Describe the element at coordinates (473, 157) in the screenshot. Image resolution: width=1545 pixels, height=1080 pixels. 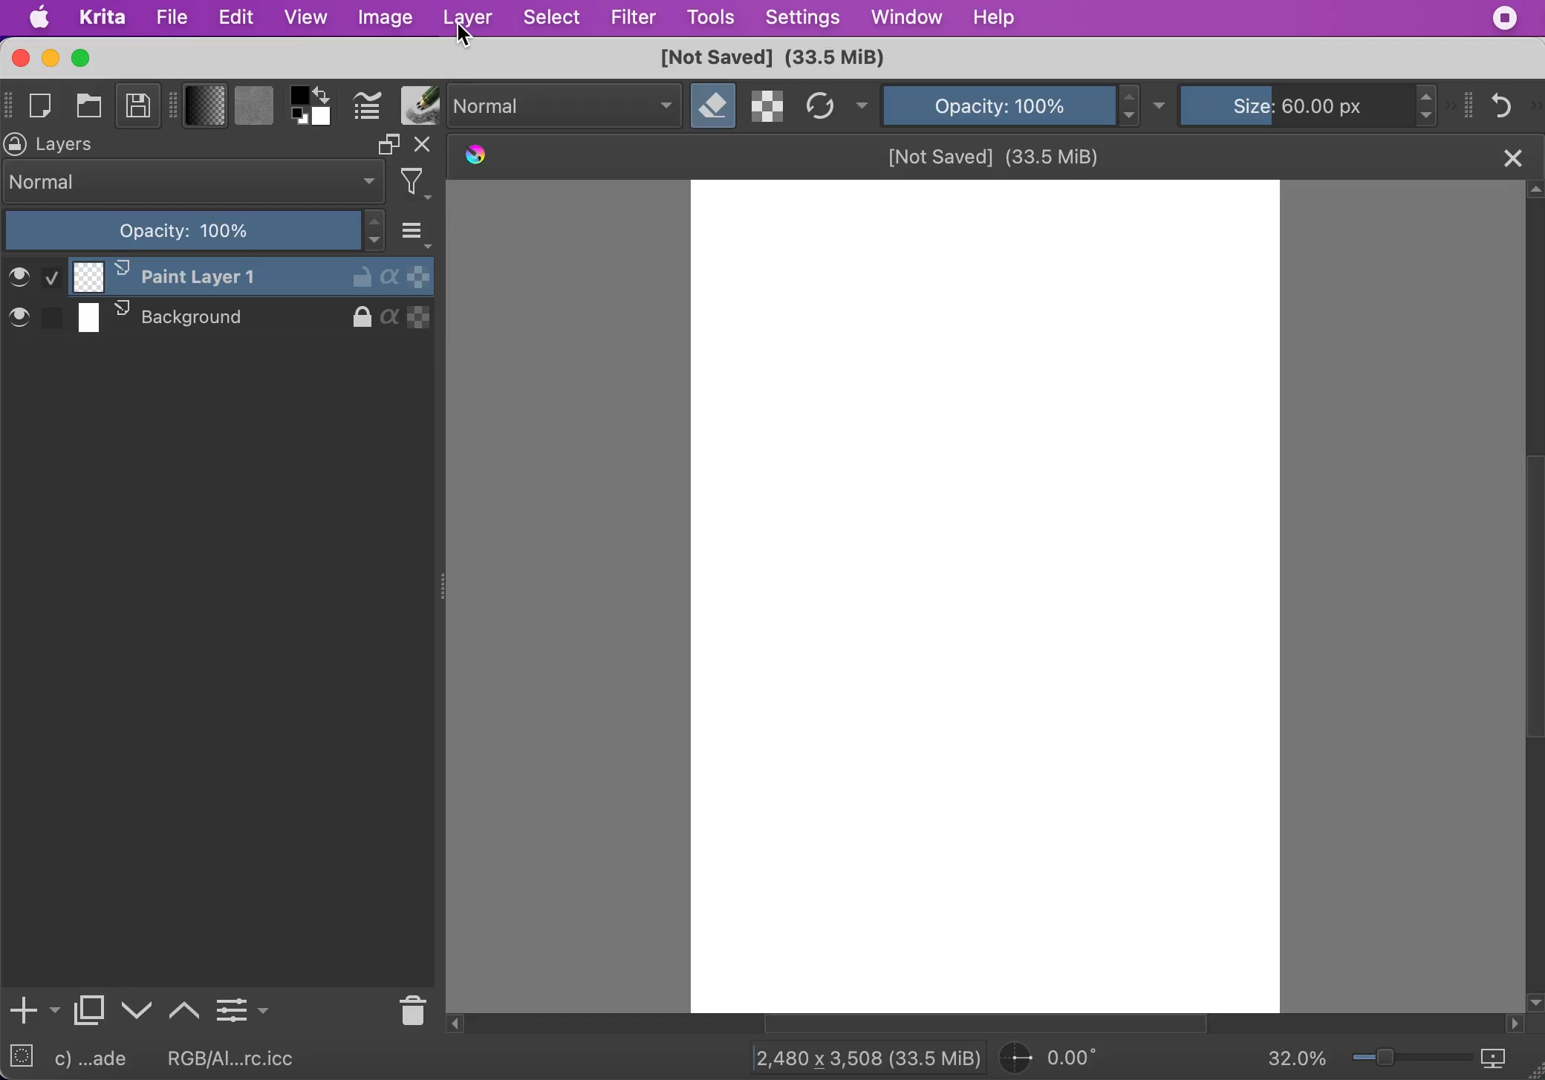
I see `krita logo` at that location.